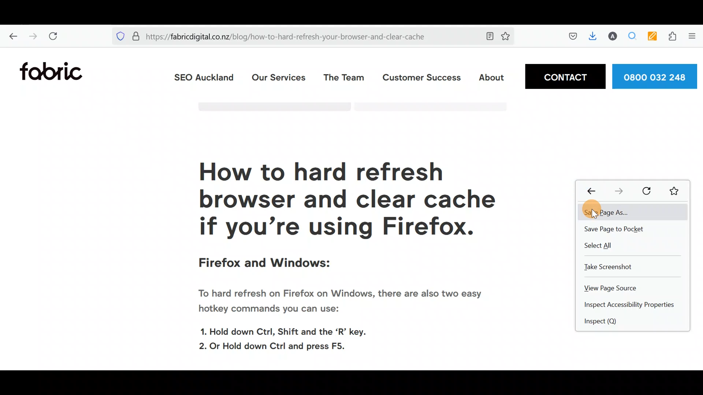 The image size is (703, 395). I want to click on Select all, so click(599, 246).